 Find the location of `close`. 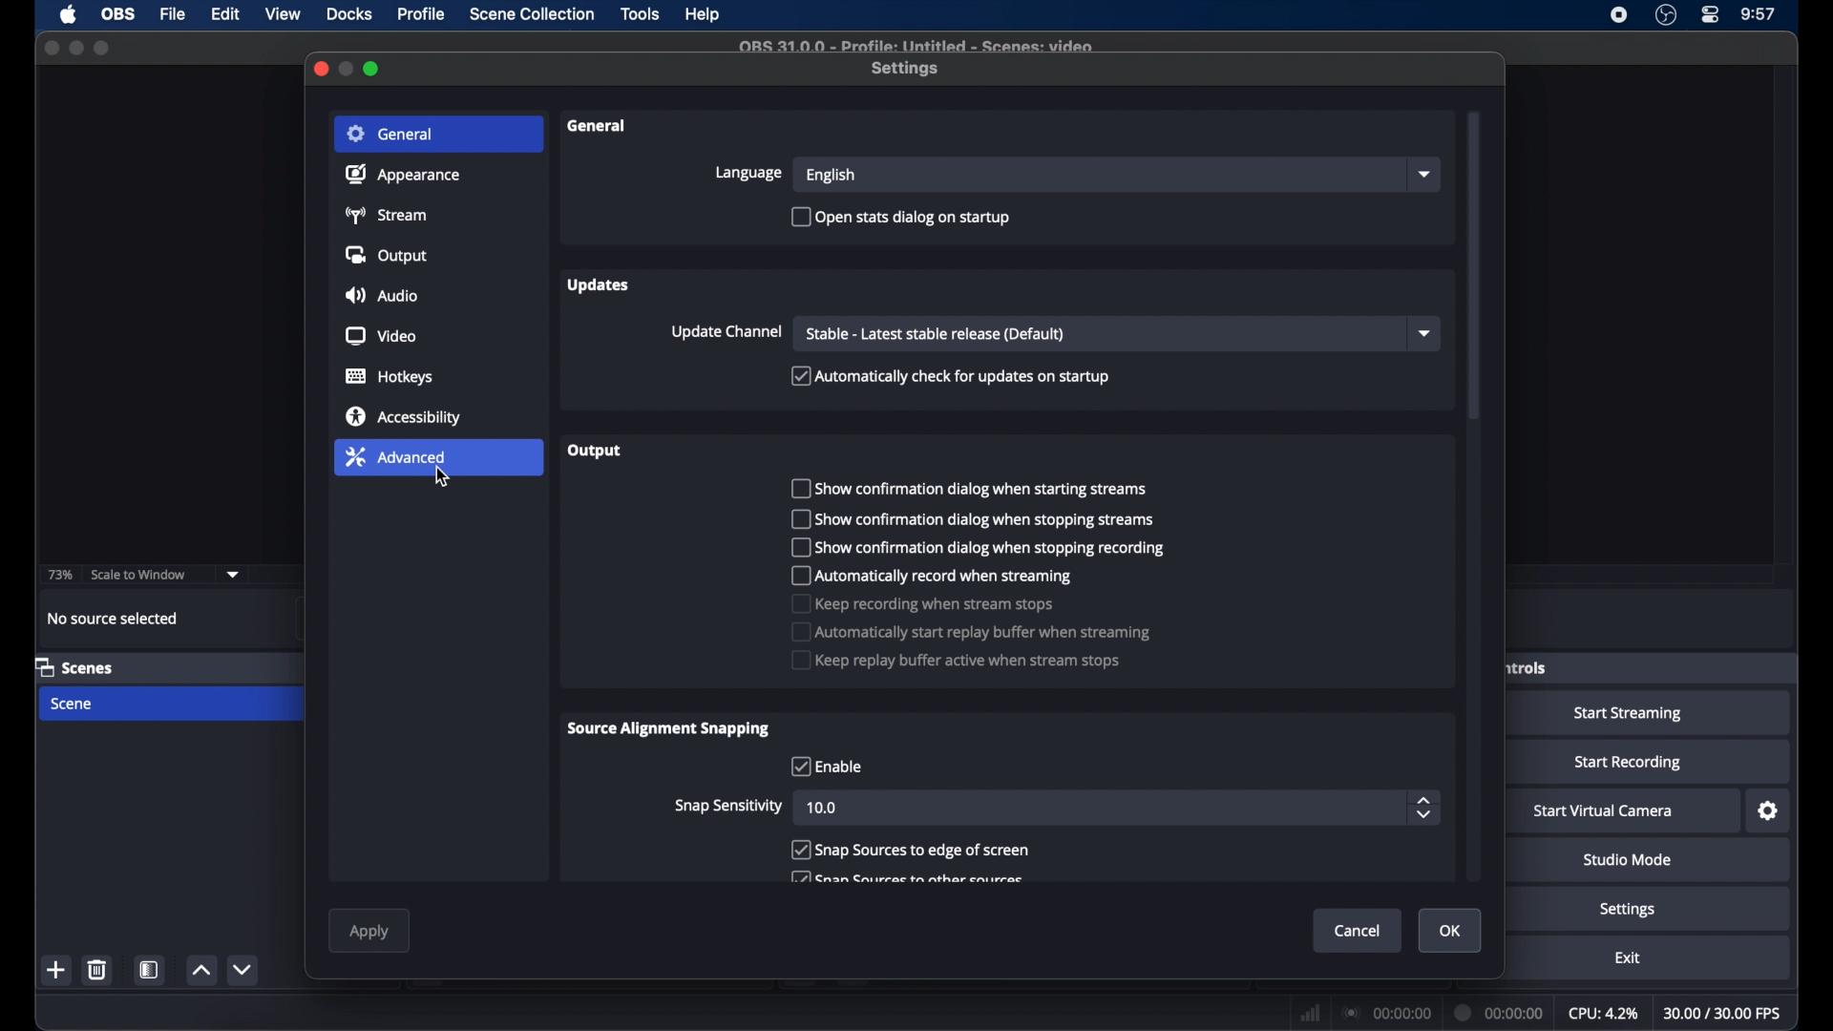

close is located at coordinates (320, 69).